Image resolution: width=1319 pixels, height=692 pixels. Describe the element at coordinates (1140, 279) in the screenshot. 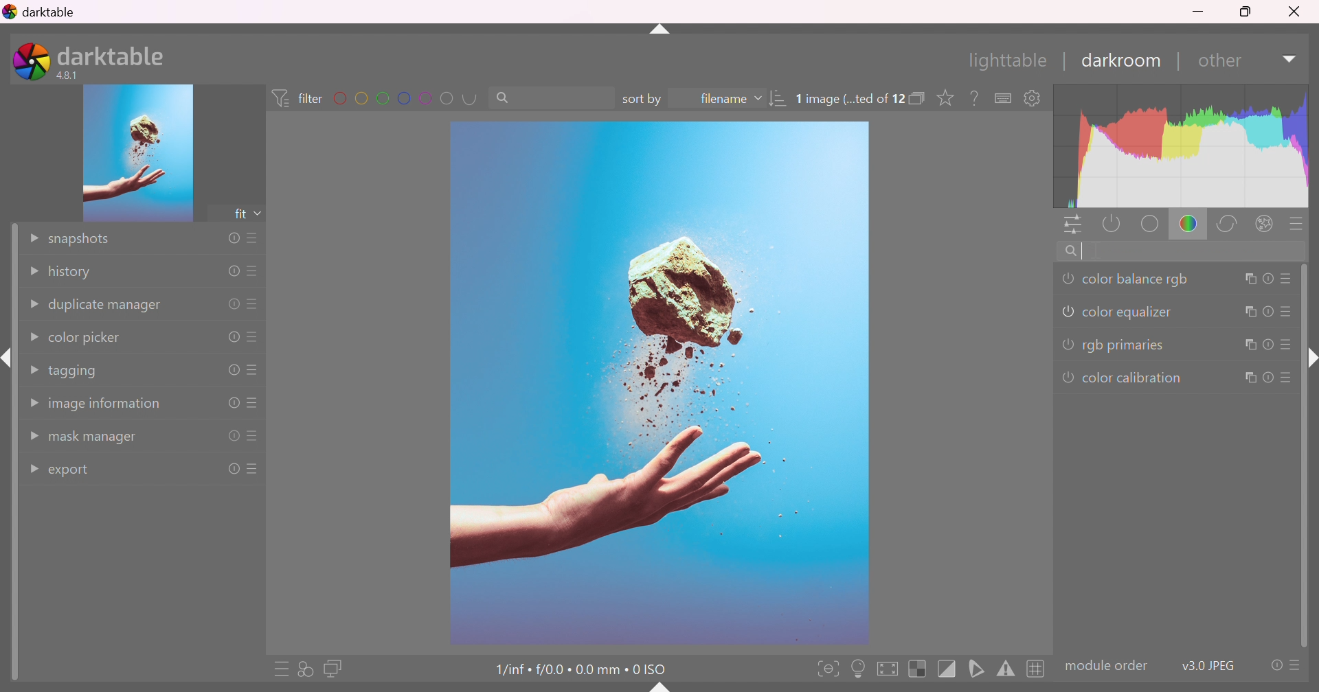

I see `color balance rgb` at that location.